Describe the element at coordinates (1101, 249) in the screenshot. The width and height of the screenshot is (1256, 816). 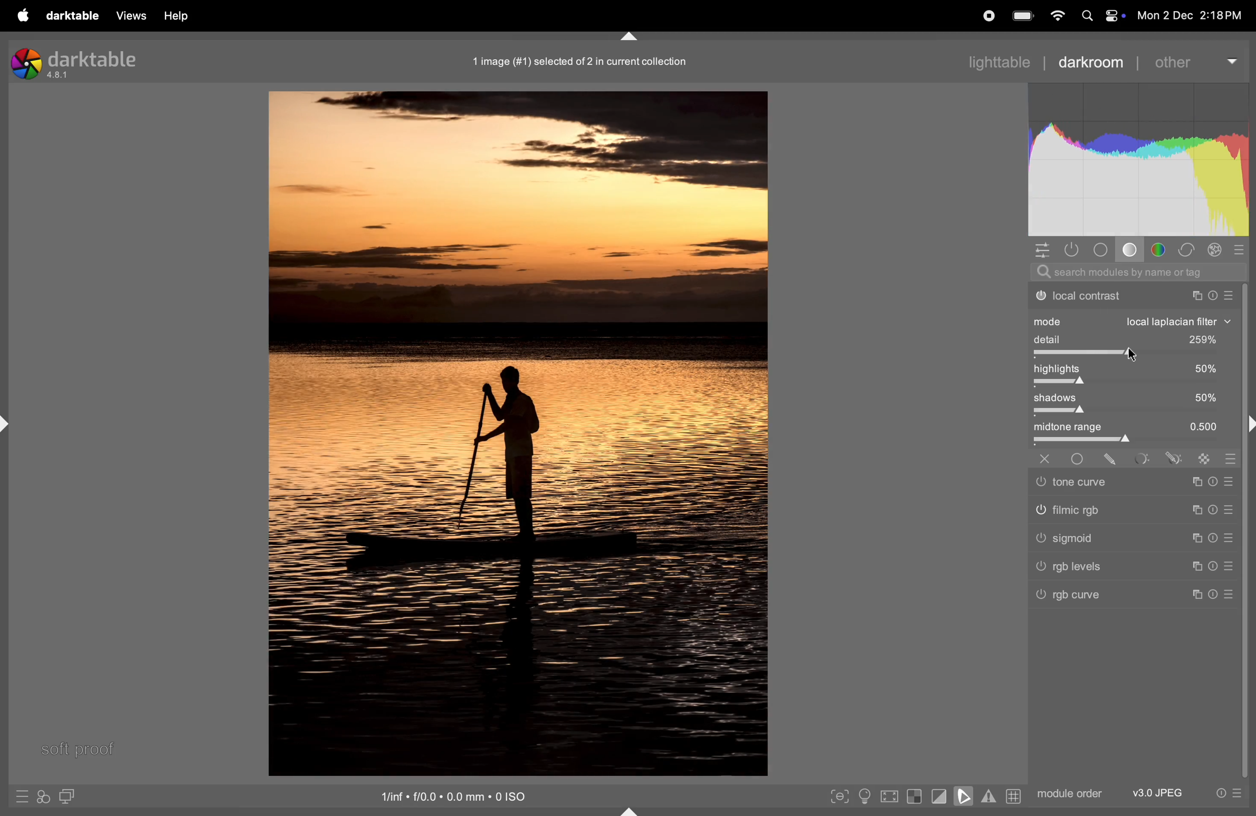
I see `base` at that location.